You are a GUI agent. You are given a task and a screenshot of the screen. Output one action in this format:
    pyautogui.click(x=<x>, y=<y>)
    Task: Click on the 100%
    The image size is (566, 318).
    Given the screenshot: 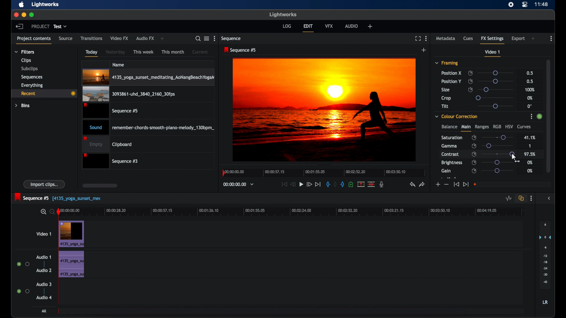 What is the action you would take?
    pyautogui.click(x=530, y=90)
    